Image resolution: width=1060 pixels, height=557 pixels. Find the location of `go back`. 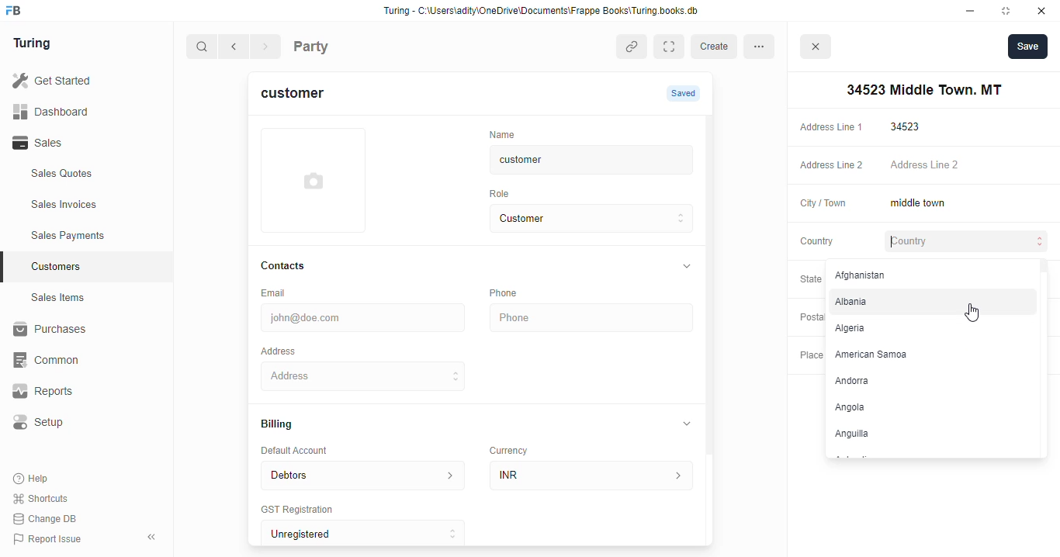

go back is located at coordinates (237, 47).